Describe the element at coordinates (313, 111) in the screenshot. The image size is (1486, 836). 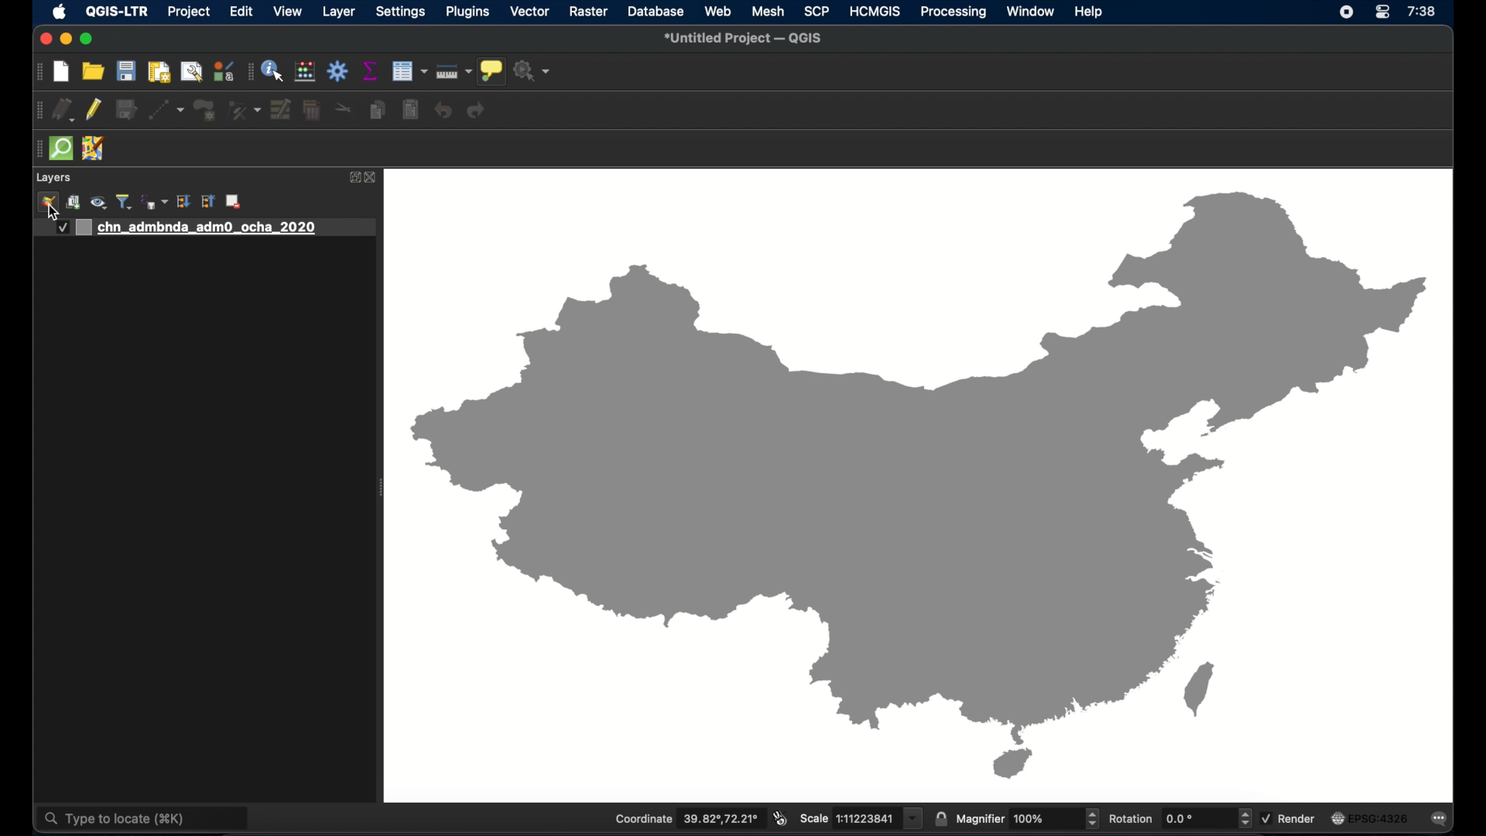
I see `delete selected` at that location.